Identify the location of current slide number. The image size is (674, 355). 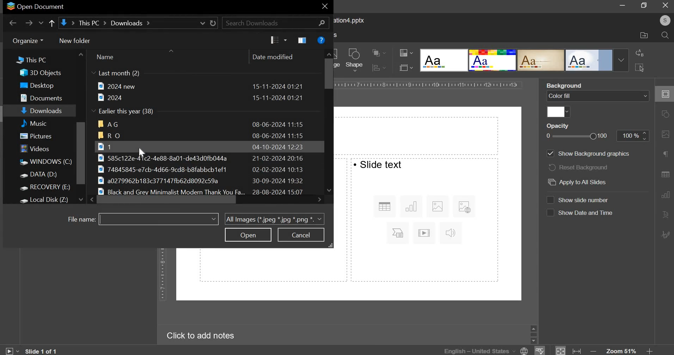
(43, 351).